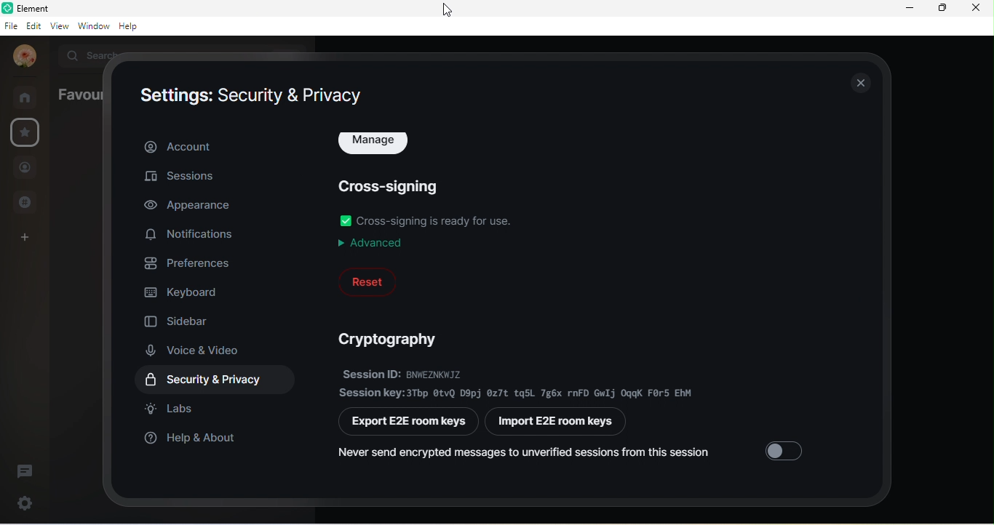 The width and height of the screenshot is (994, 525). Describe the element at coordinates (407, 423) in the screenshot. I see `Export E2E room keys` at that location.